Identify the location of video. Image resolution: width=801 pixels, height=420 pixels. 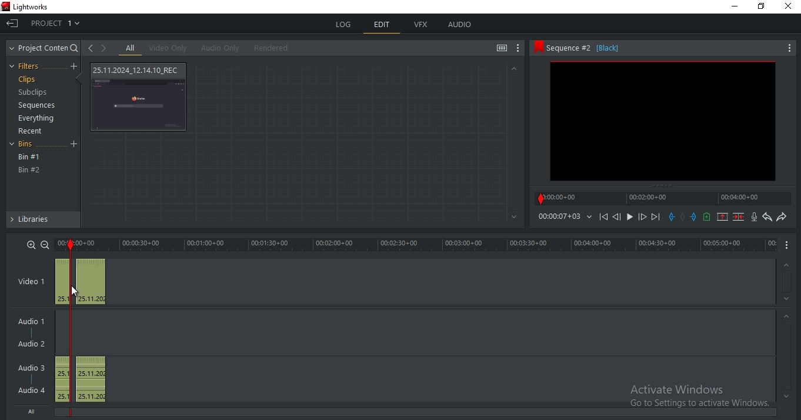
(140, 97).